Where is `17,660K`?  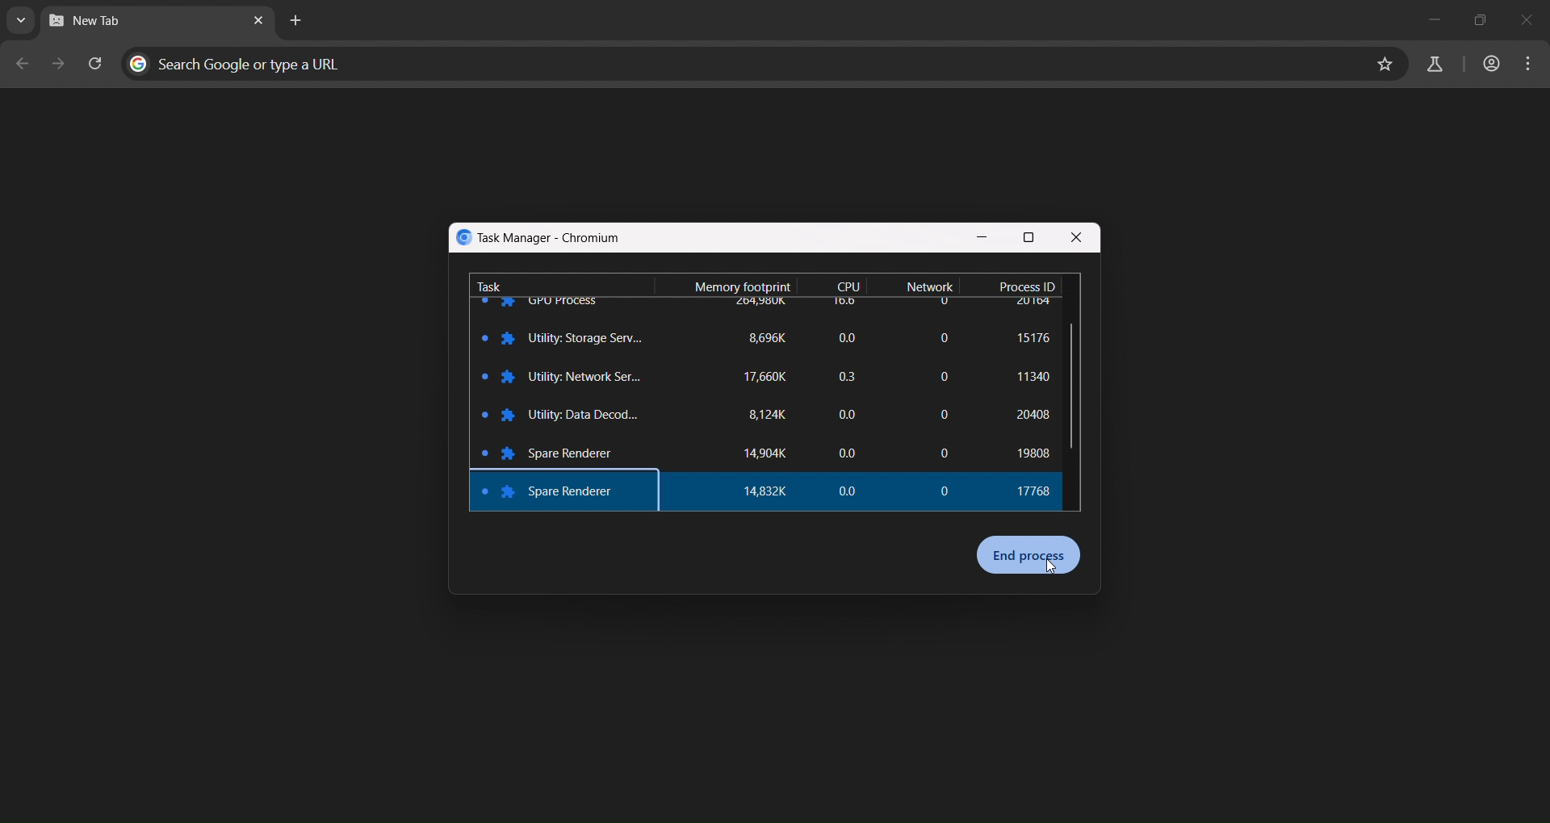
17,660K is located at coordinates (765, 378).